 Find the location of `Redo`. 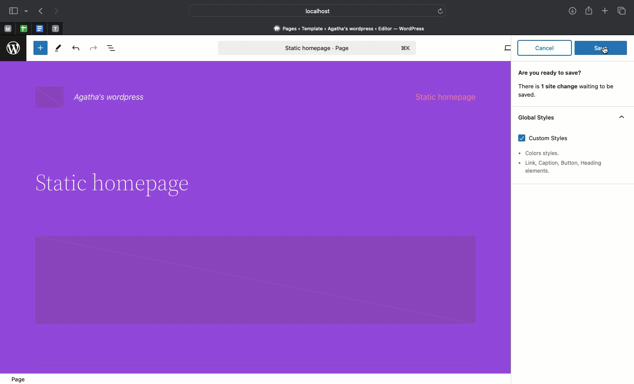

Redo is located at coordinates (95, 48).